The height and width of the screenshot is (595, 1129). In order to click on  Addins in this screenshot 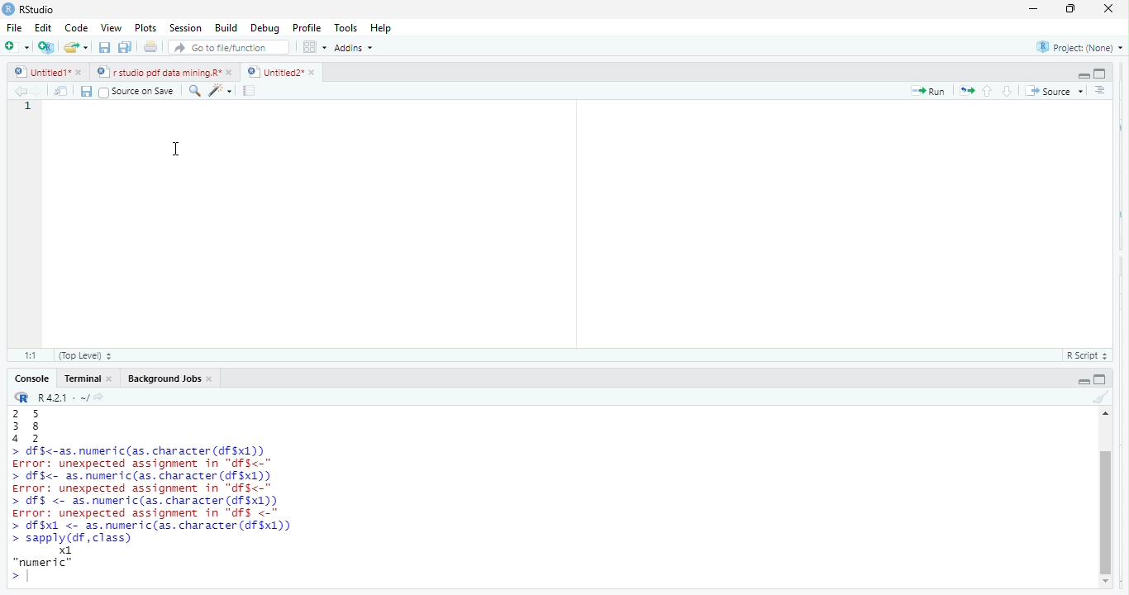, I will do `click(357, 48)`.